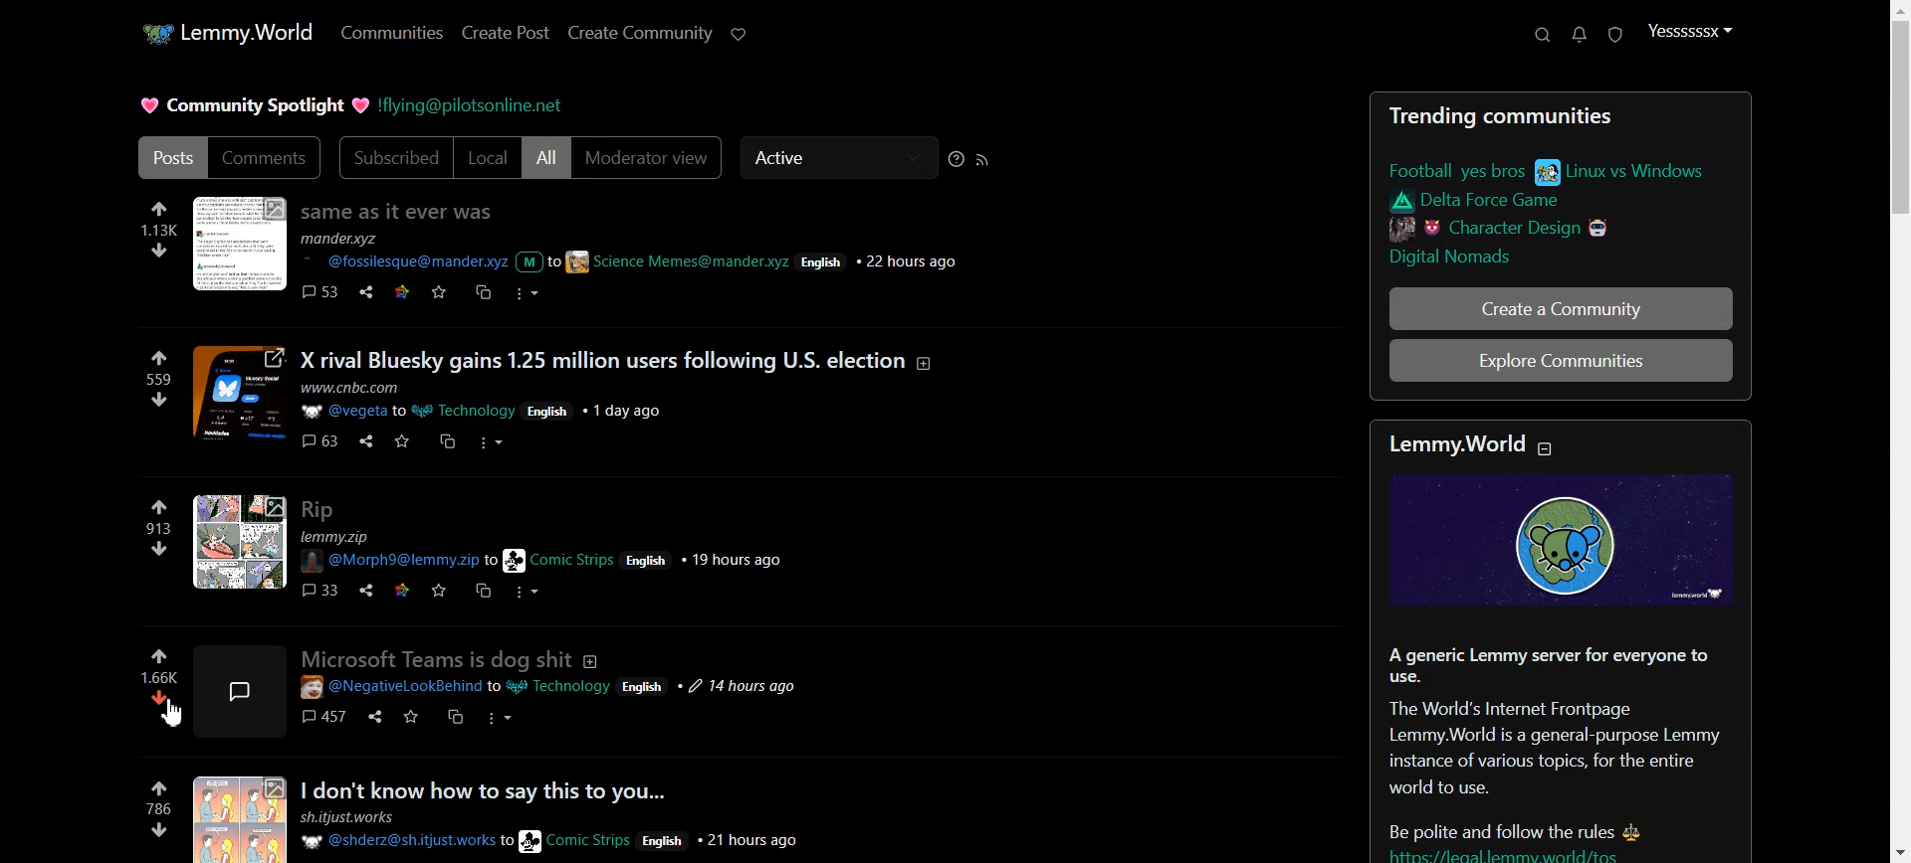 The image size is (1911, 863). What do you see at coordinates (239, 818) in the screenshot?
I see `image` at bounding box center [239, 818].